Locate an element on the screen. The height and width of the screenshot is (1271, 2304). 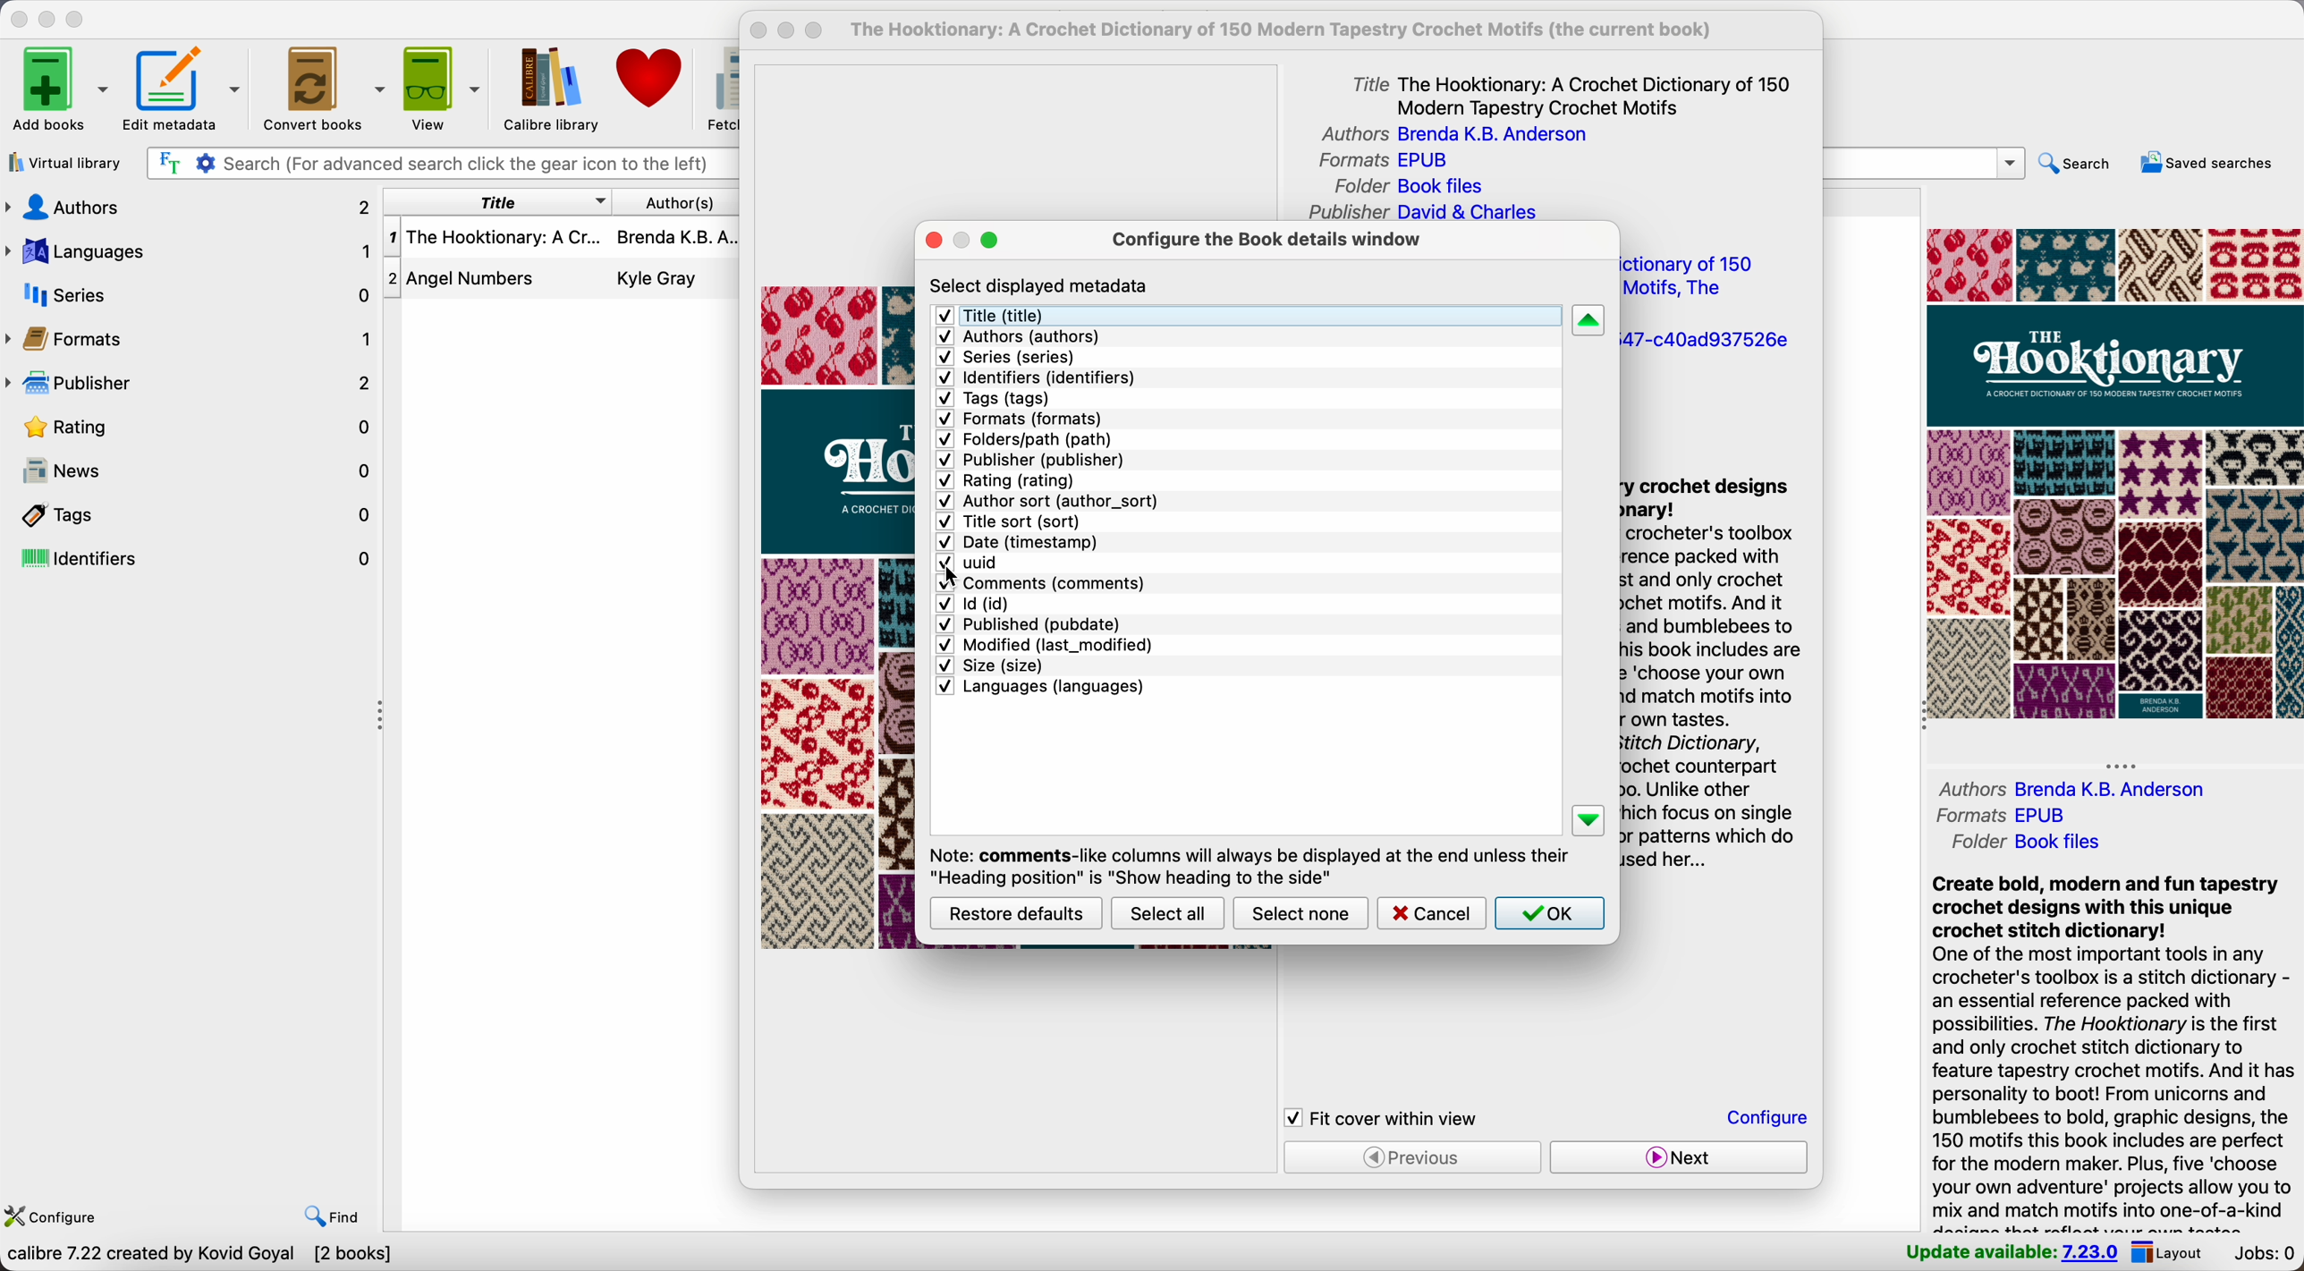
note is located at coordinates (1247, 864).